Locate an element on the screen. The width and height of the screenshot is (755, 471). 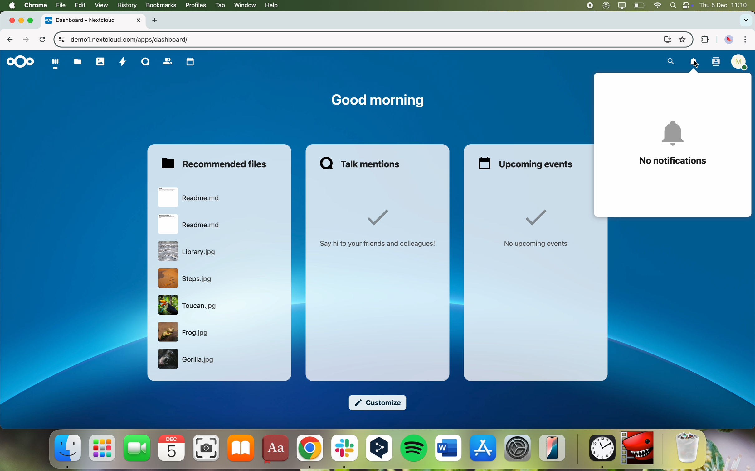
favorites is located at coordinates (682, 39).